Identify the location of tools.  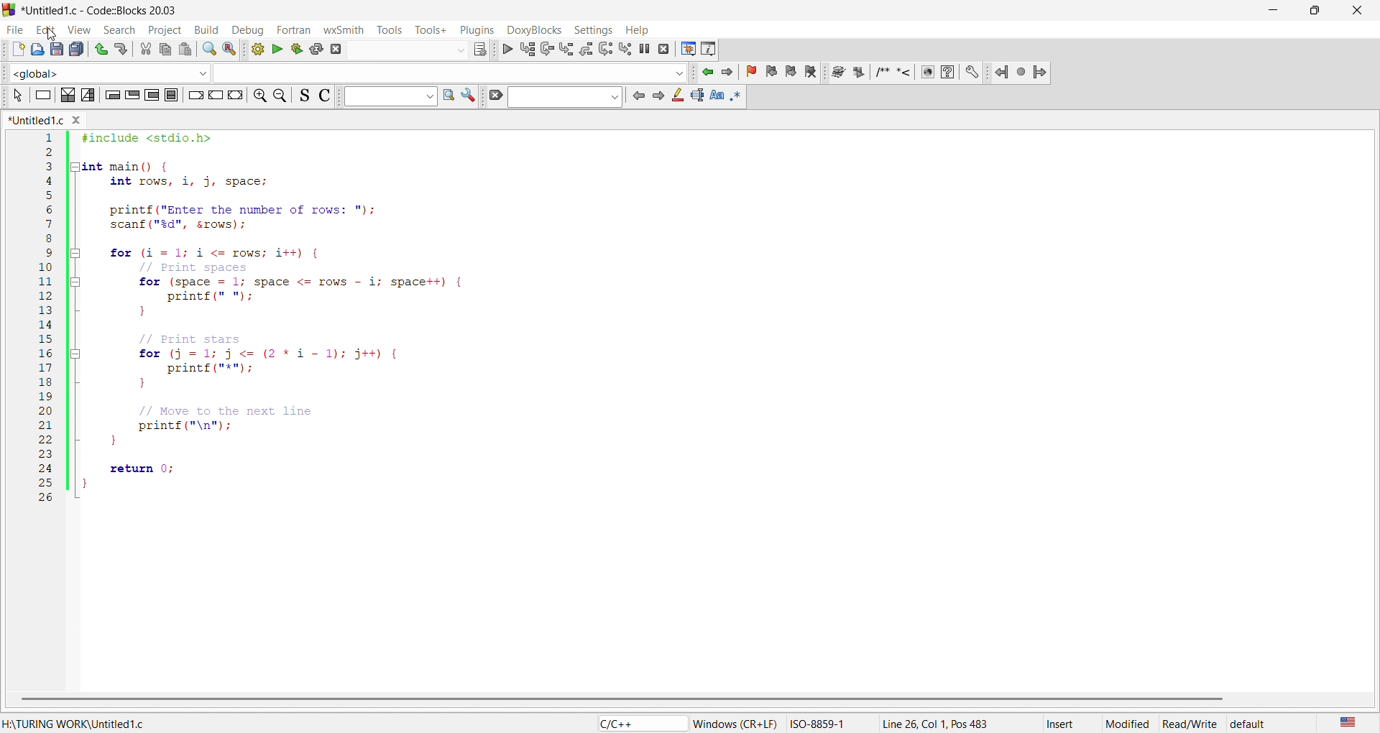
(390, 29).